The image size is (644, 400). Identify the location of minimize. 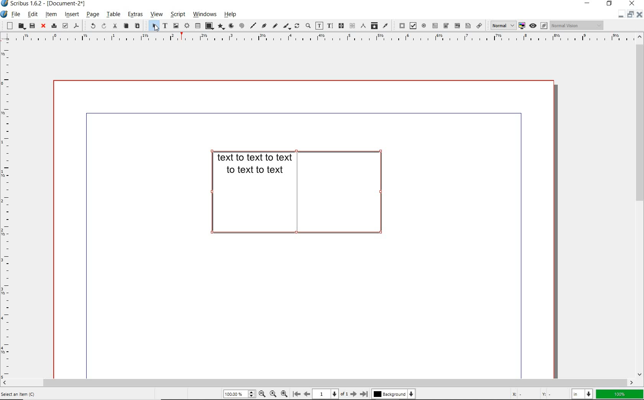
(588, 4).